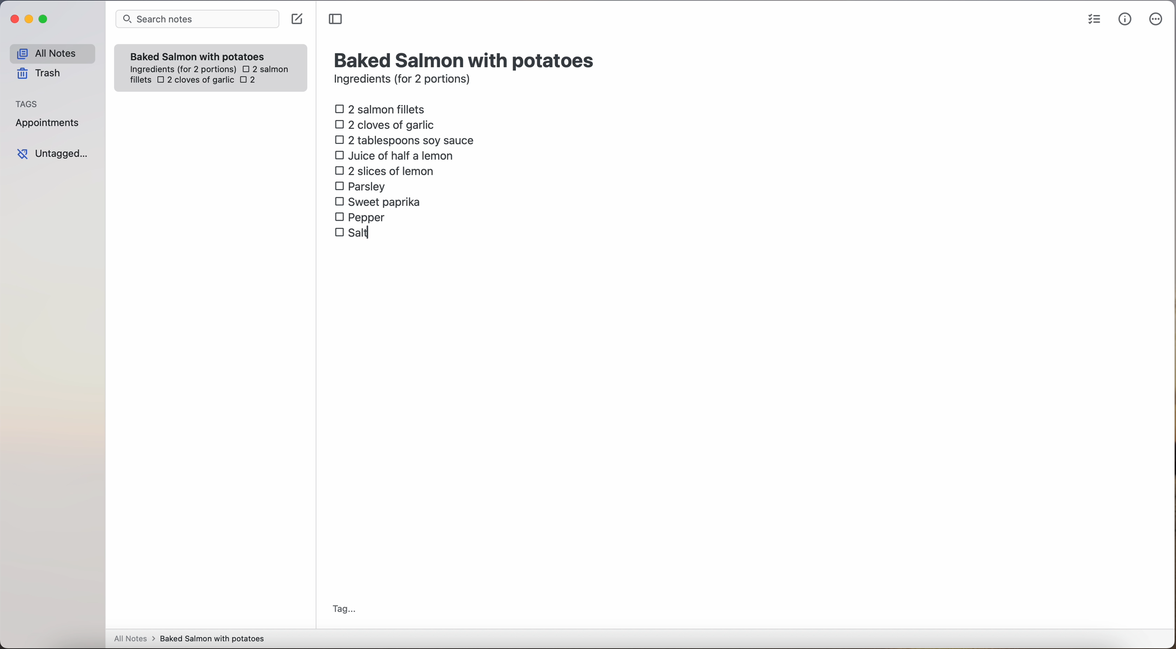 The width and height of the screenshot is (1176, 649). Describe the element at coordinates (385, 171) in the screenshot. I see `2 slices of lemon` at that location.